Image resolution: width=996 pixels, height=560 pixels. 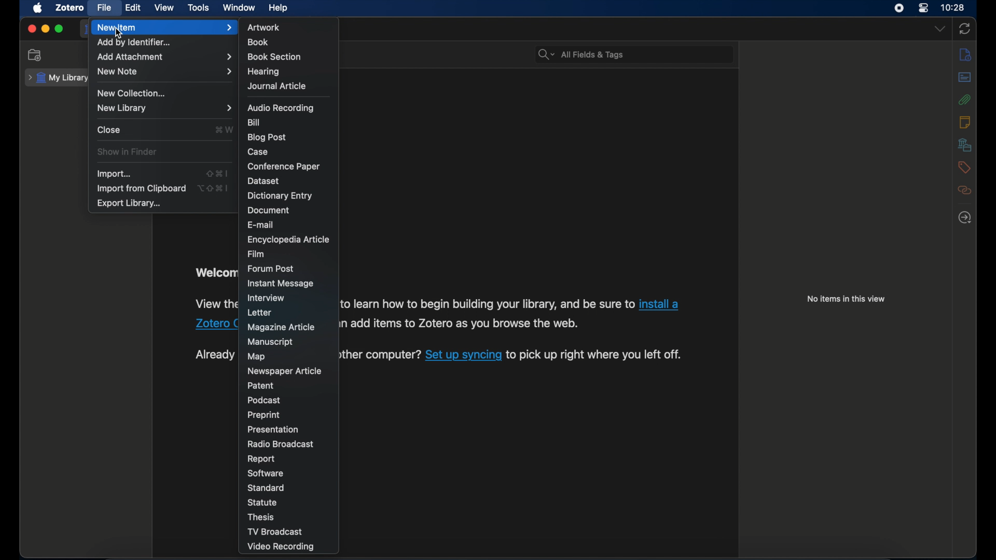 What do you see at coordinates (258, 152) in the screenshot?
I see `case` at bounding box center [258, 152].